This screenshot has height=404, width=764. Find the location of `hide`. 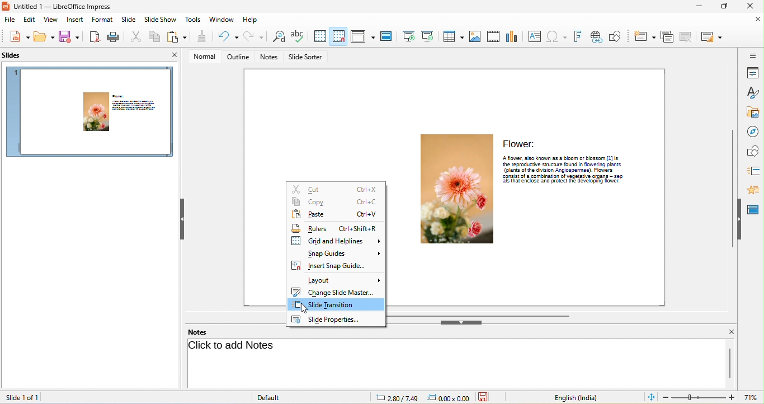

hide is located at coordinates (741, 219).